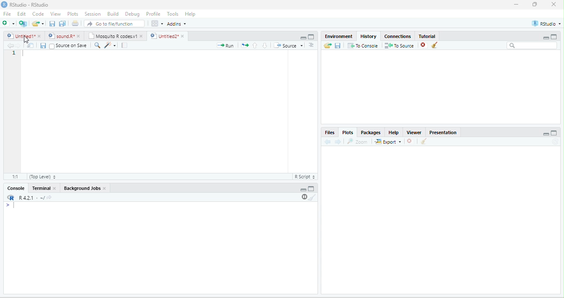 Image resolution: width=564 pixels, height=298 pixels. Describe the element at coordinates (55, 189) in the screenshot. I see `close` at that location.